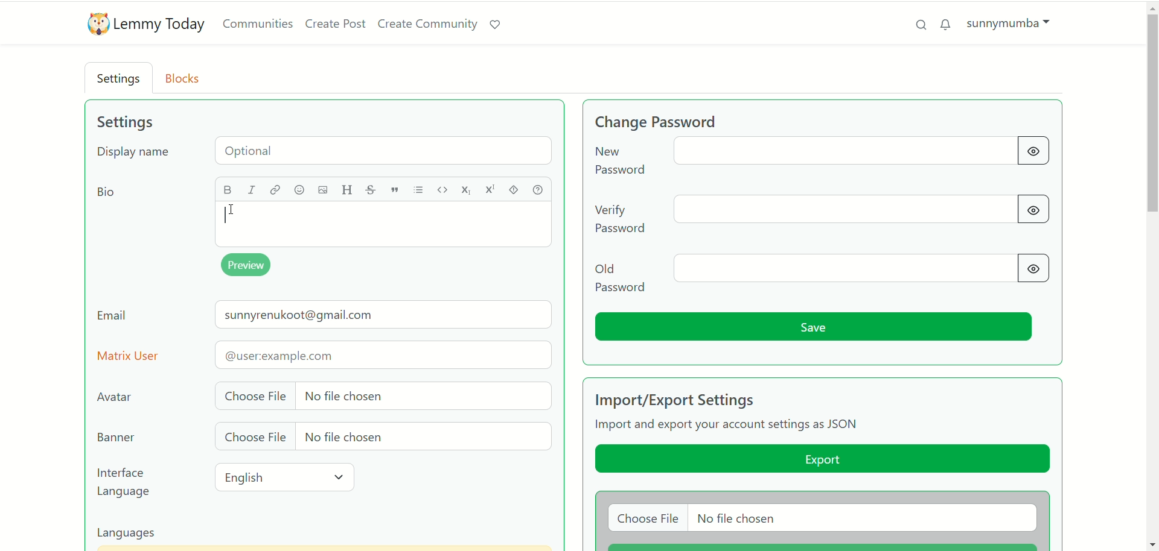 Image resolution: width=1159 pixels, height=551 pixels. I want to click on export, so click(821, 461).